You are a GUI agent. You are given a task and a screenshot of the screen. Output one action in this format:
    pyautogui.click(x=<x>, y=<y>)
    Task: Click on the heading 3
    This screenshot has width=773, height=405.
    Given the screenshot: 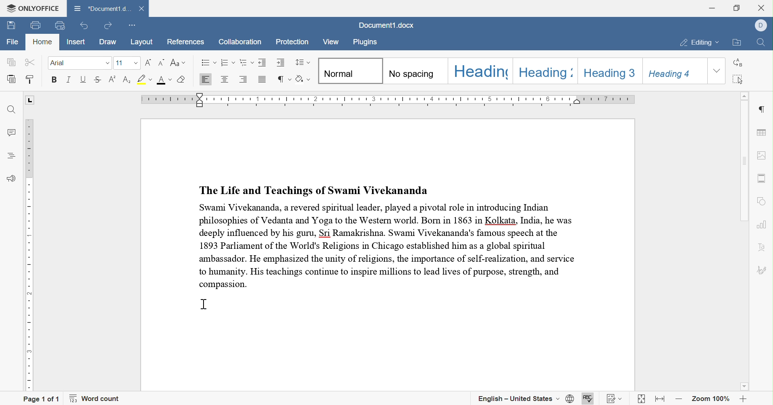 What is the action you would take?
    pyautogui.click(x=611, y=69)
    